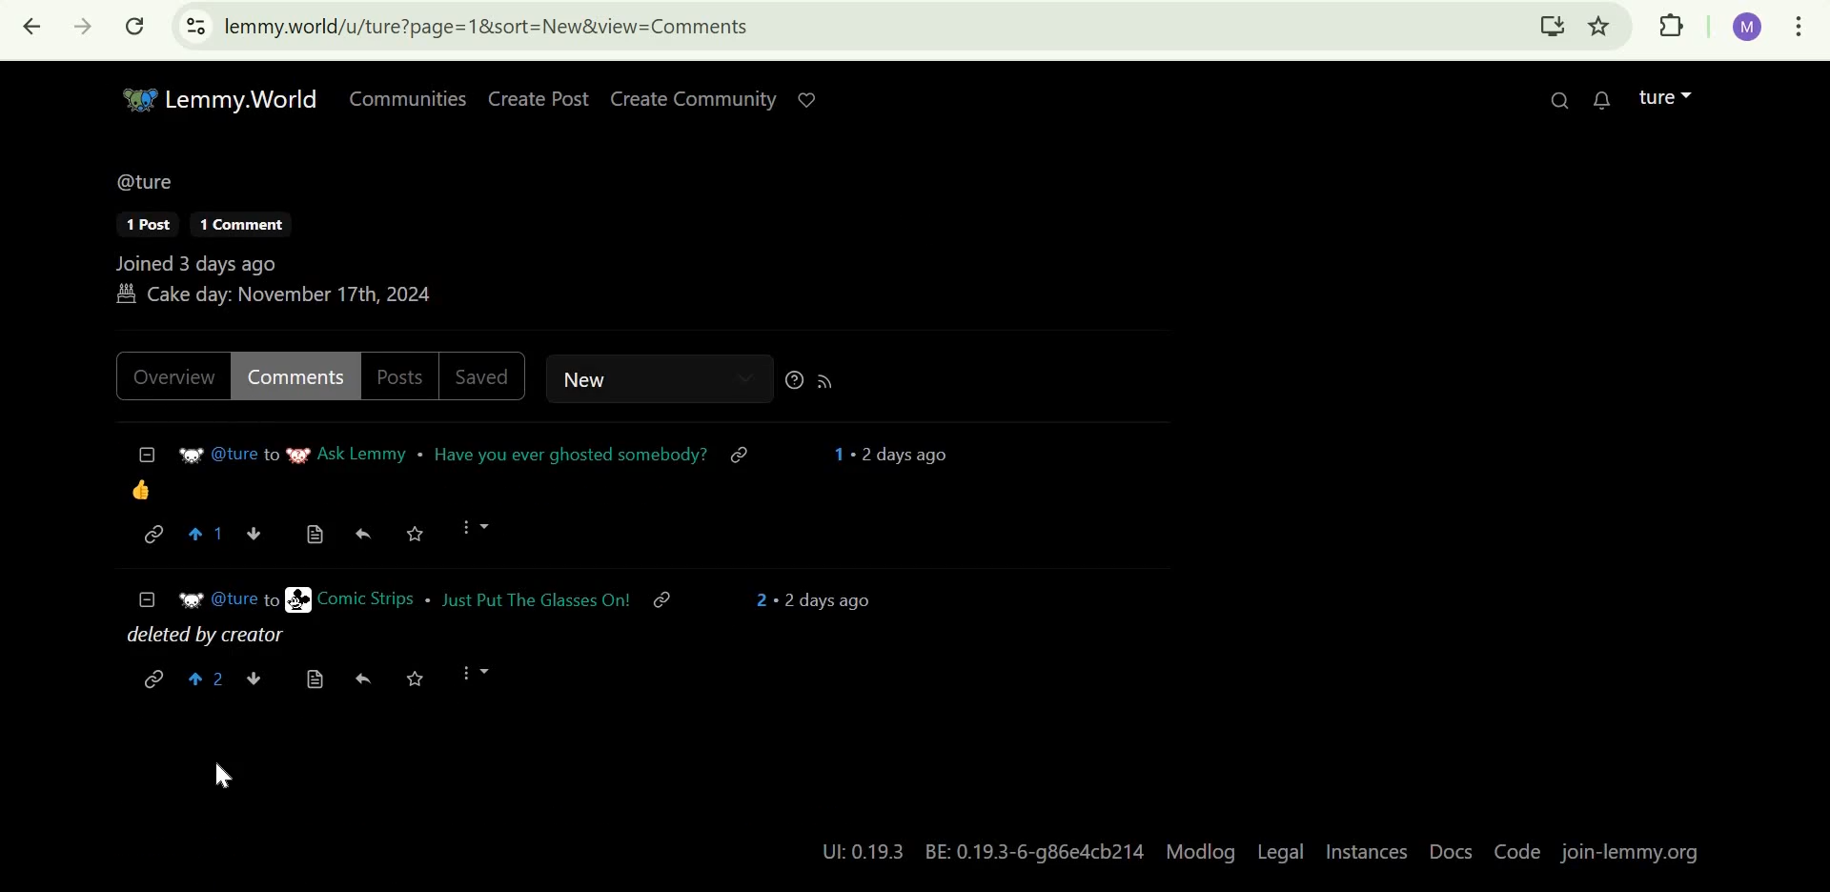 The height and width of the screenshot is (892, 1830). Describe the element at coordinates (1637, 851) in the screenshot. I see `join-lemmy.org` at that location.